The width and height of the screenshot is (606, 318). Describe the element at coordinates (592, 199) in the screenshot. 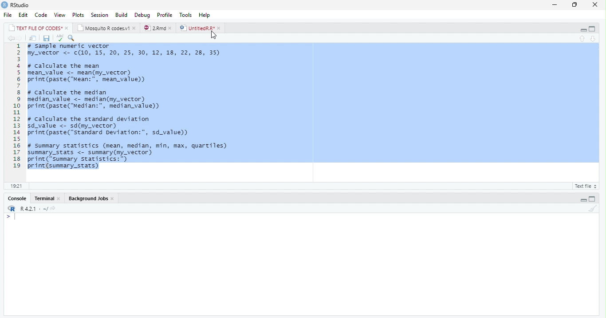

I see `maximize` at that location.